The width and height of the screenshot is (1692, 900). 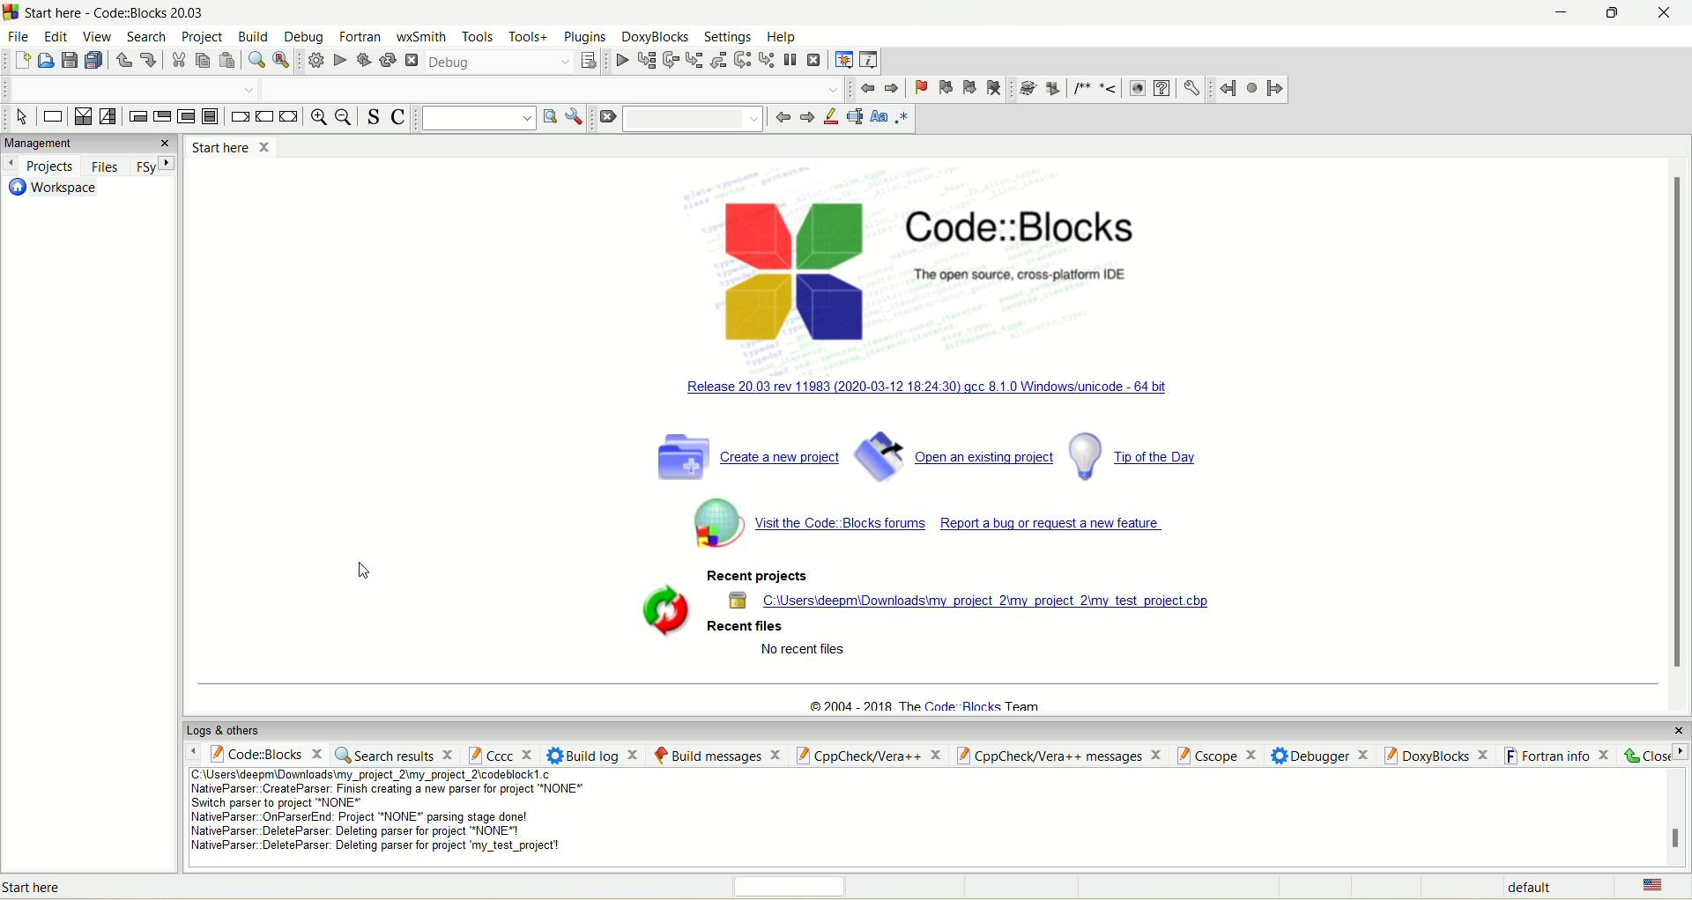 I want to click on toggle bookmark, so click(x=918, y=88).